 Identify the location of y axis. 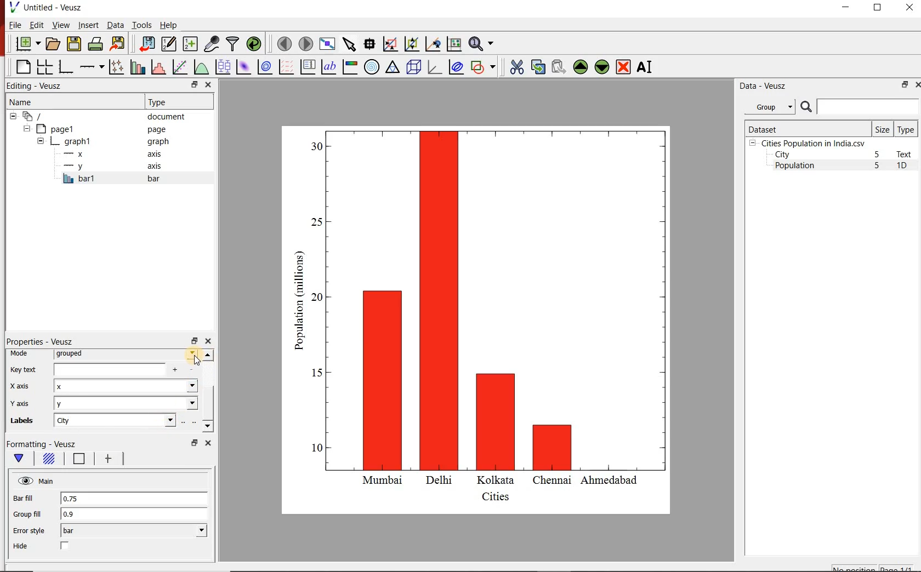
(115, 167).